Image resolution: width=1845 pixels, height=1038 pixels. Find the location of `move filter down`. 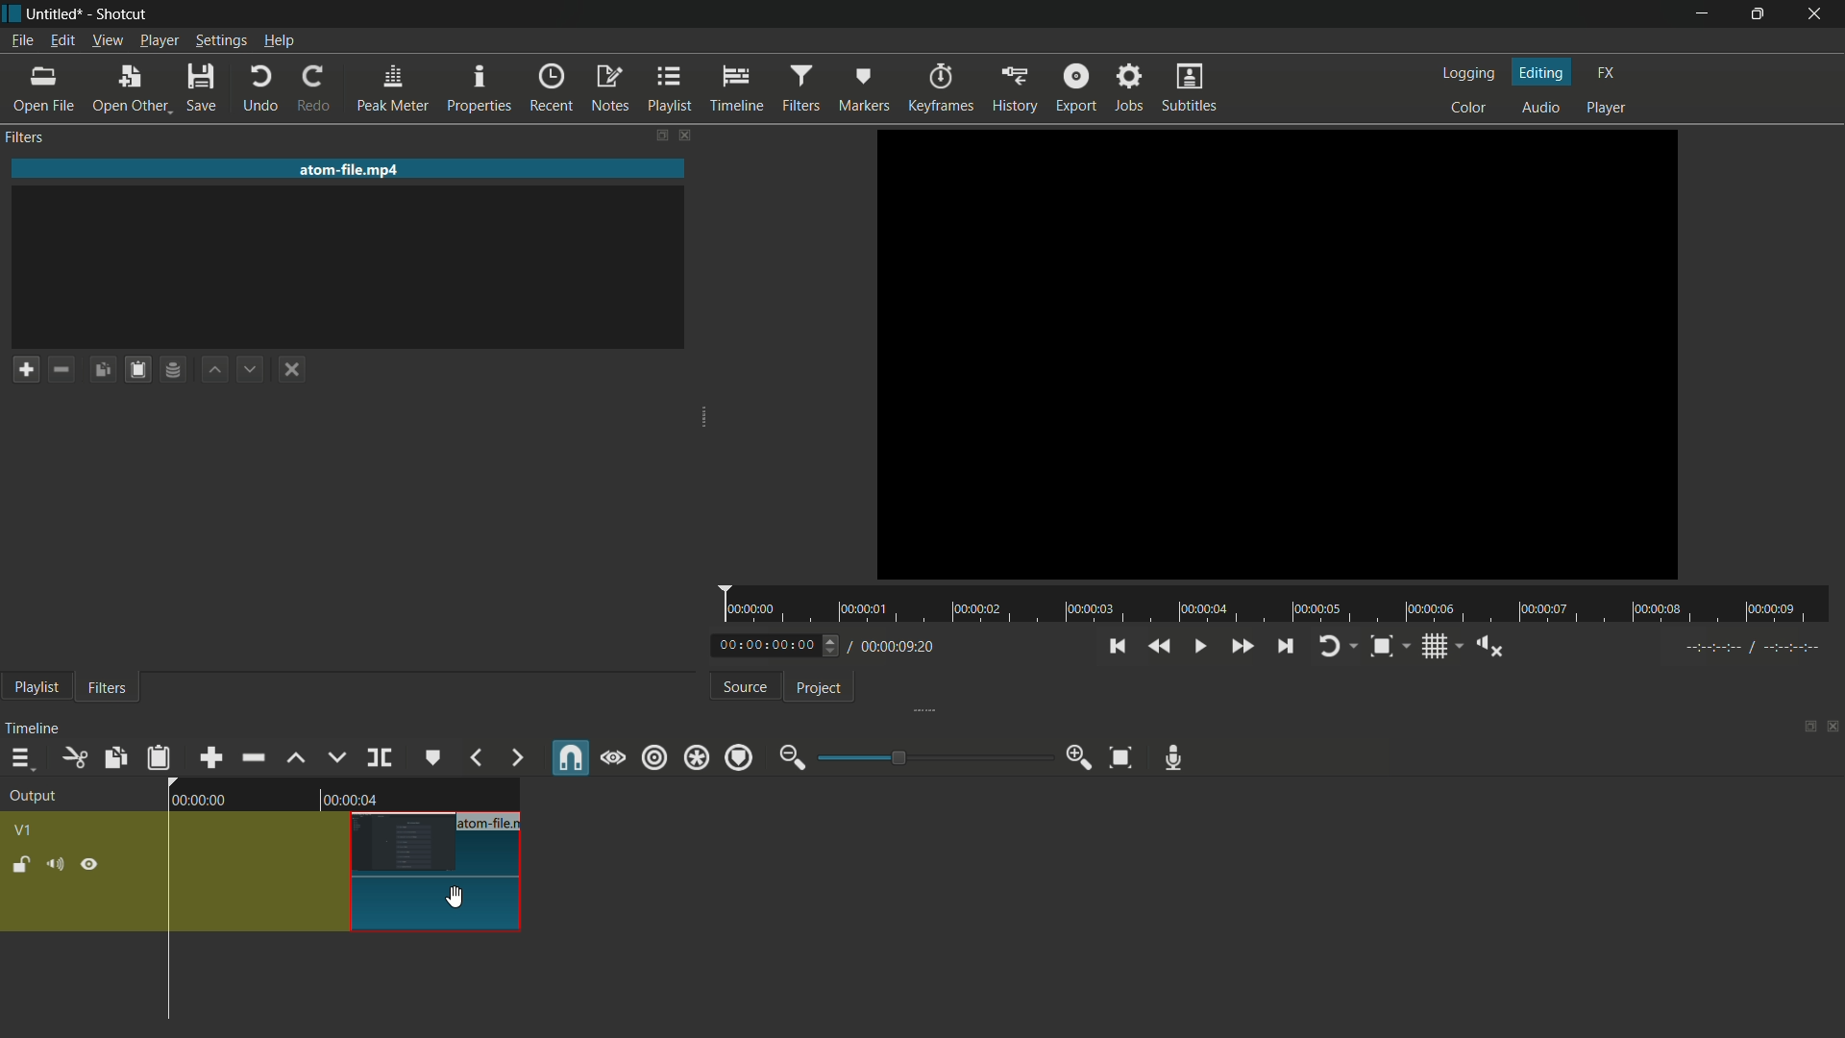

move filter down is located at coordinates (251, 371).